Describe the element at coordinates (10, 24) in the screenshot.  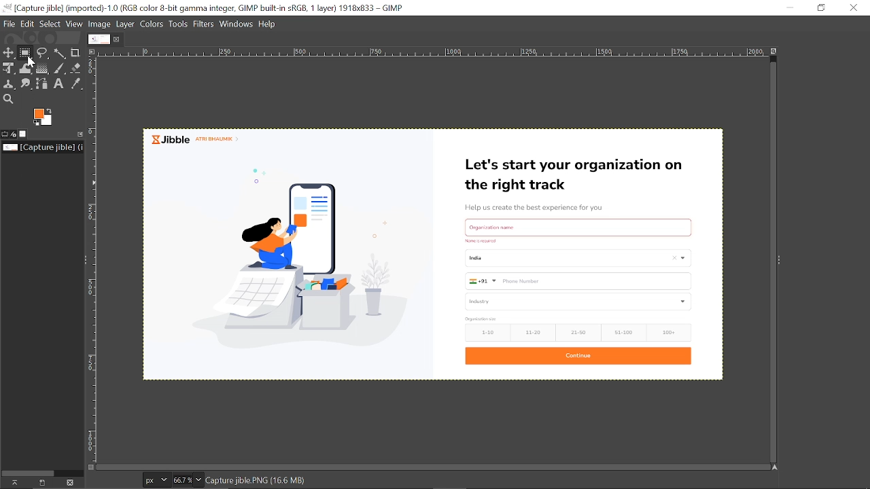
I see `File` at that location.